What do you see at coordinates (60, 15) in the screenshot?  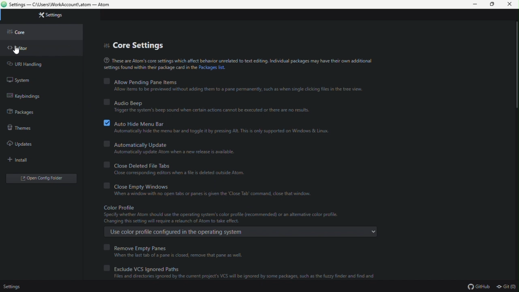 I see `Setting` at bounding box center [60, 15].